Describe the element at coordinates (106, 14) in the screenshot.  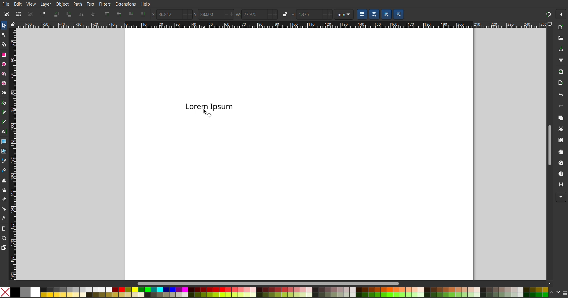
I see `Raise selection to the top` at that location.